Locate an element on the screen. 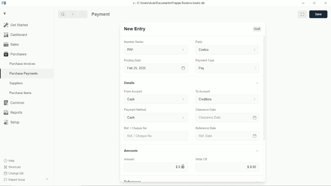  Posting Date is located at coordinates (133, 61).